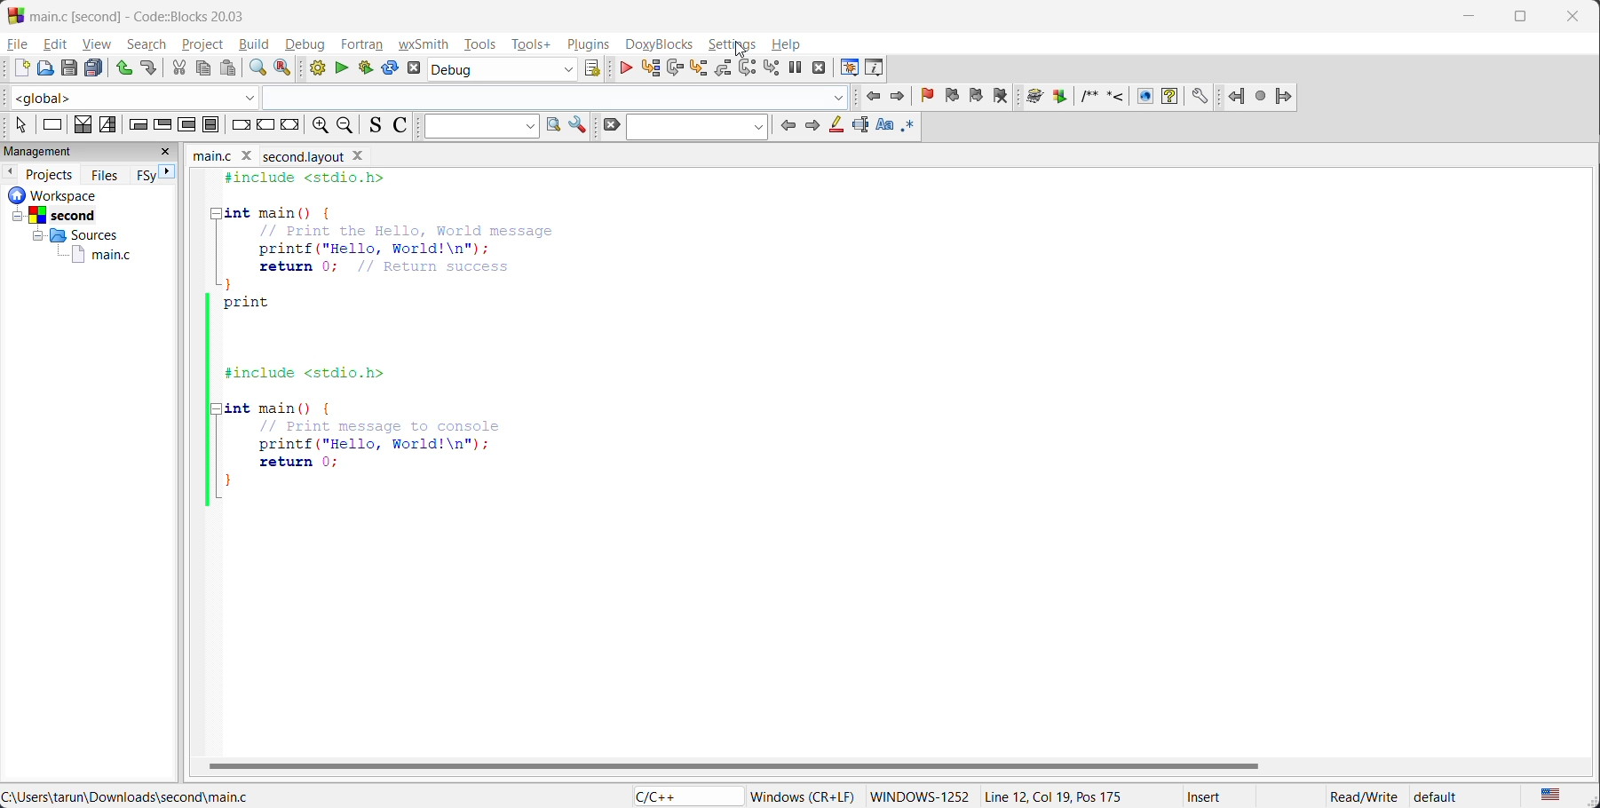 The width and height of the screenshot is (1600, 808). What do you see at coordinates (423, 94) in the screenshot?
I see `code completion compiler` at bounding box center [423, 94].